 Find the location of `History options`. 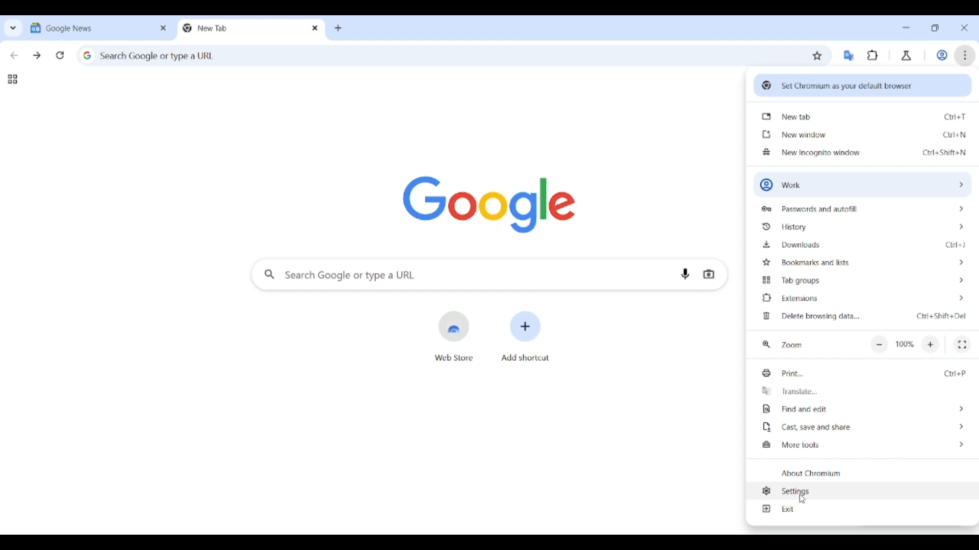

History options is located at coordinates (863, 227).